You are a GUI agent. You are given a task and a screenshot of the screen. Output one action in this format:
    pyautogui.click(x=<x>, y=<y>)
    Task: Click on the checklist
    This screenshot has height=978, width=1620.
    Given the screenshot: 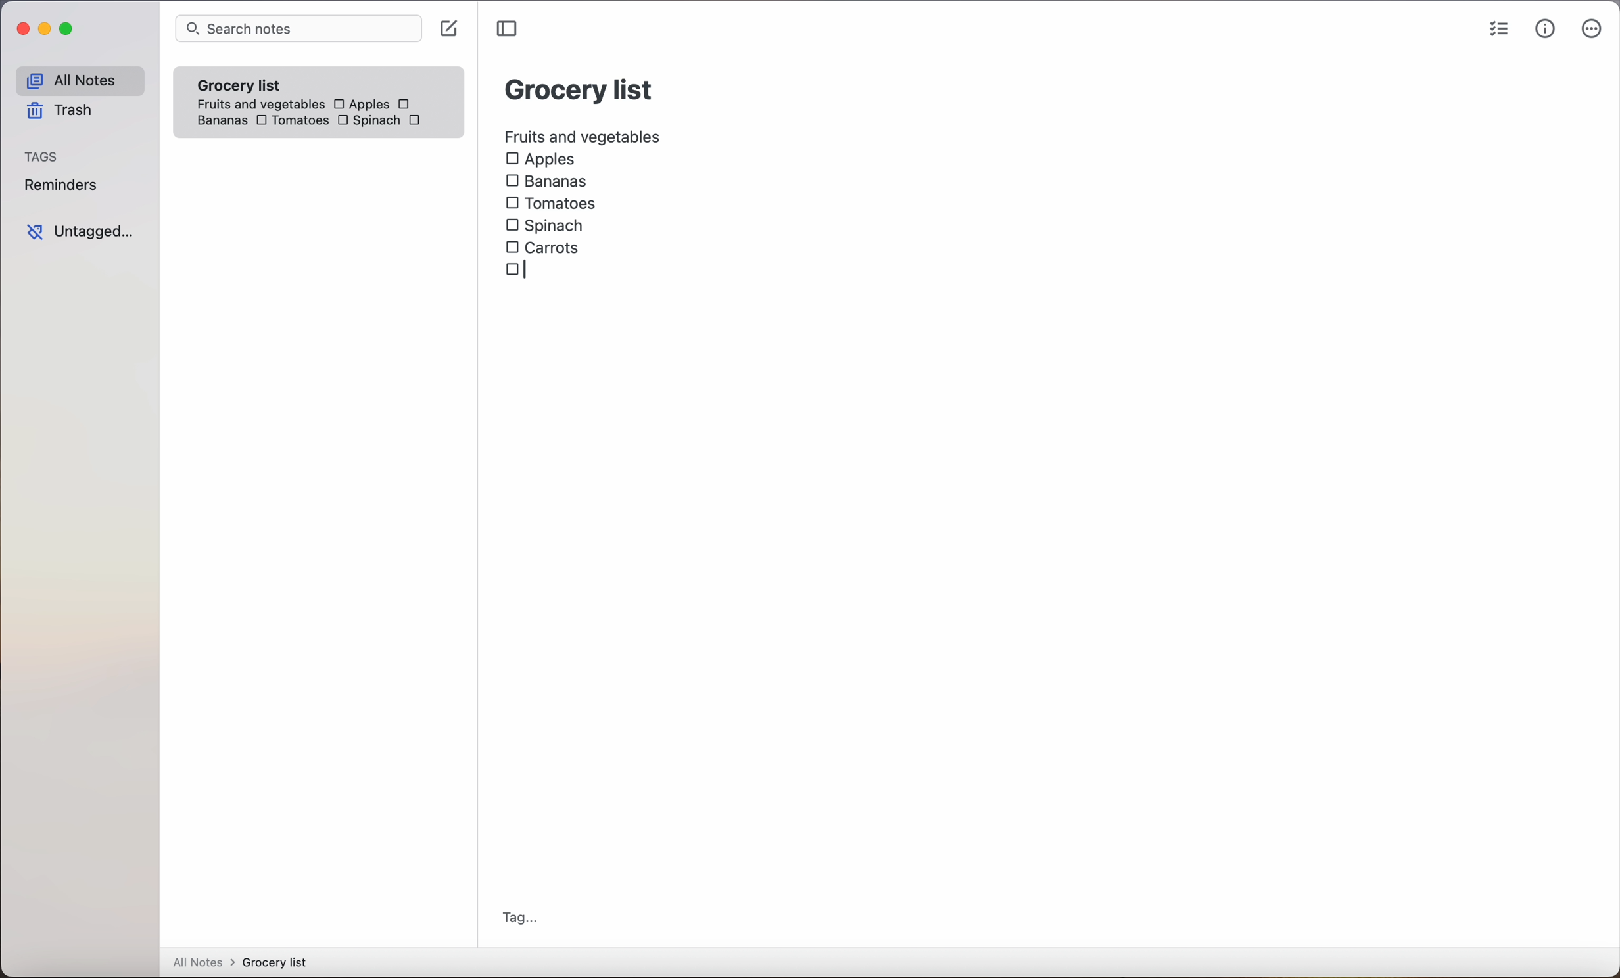 What is the action you would take?
    pyautogui.click(x=1496, y=31)
    